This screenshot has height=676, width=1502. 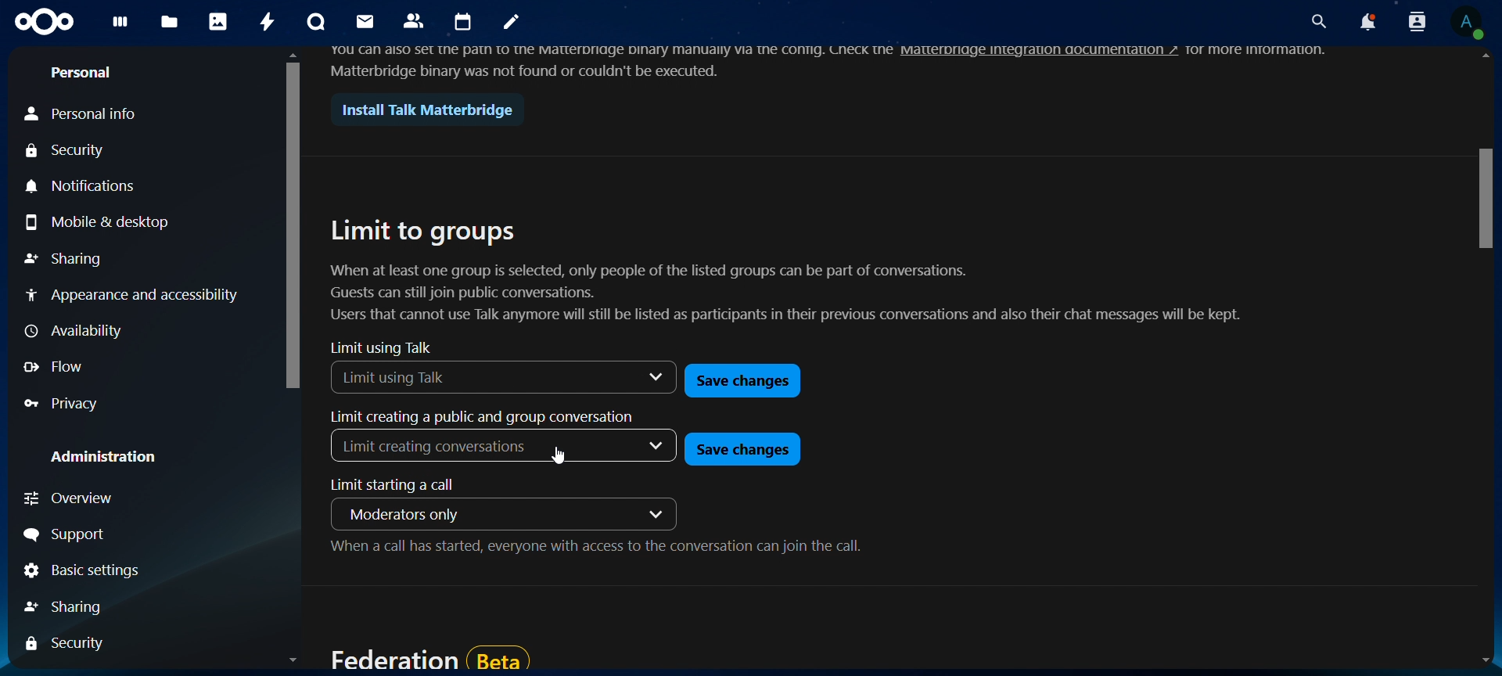 I want to click on Privacy, so click(x=123, y=405).